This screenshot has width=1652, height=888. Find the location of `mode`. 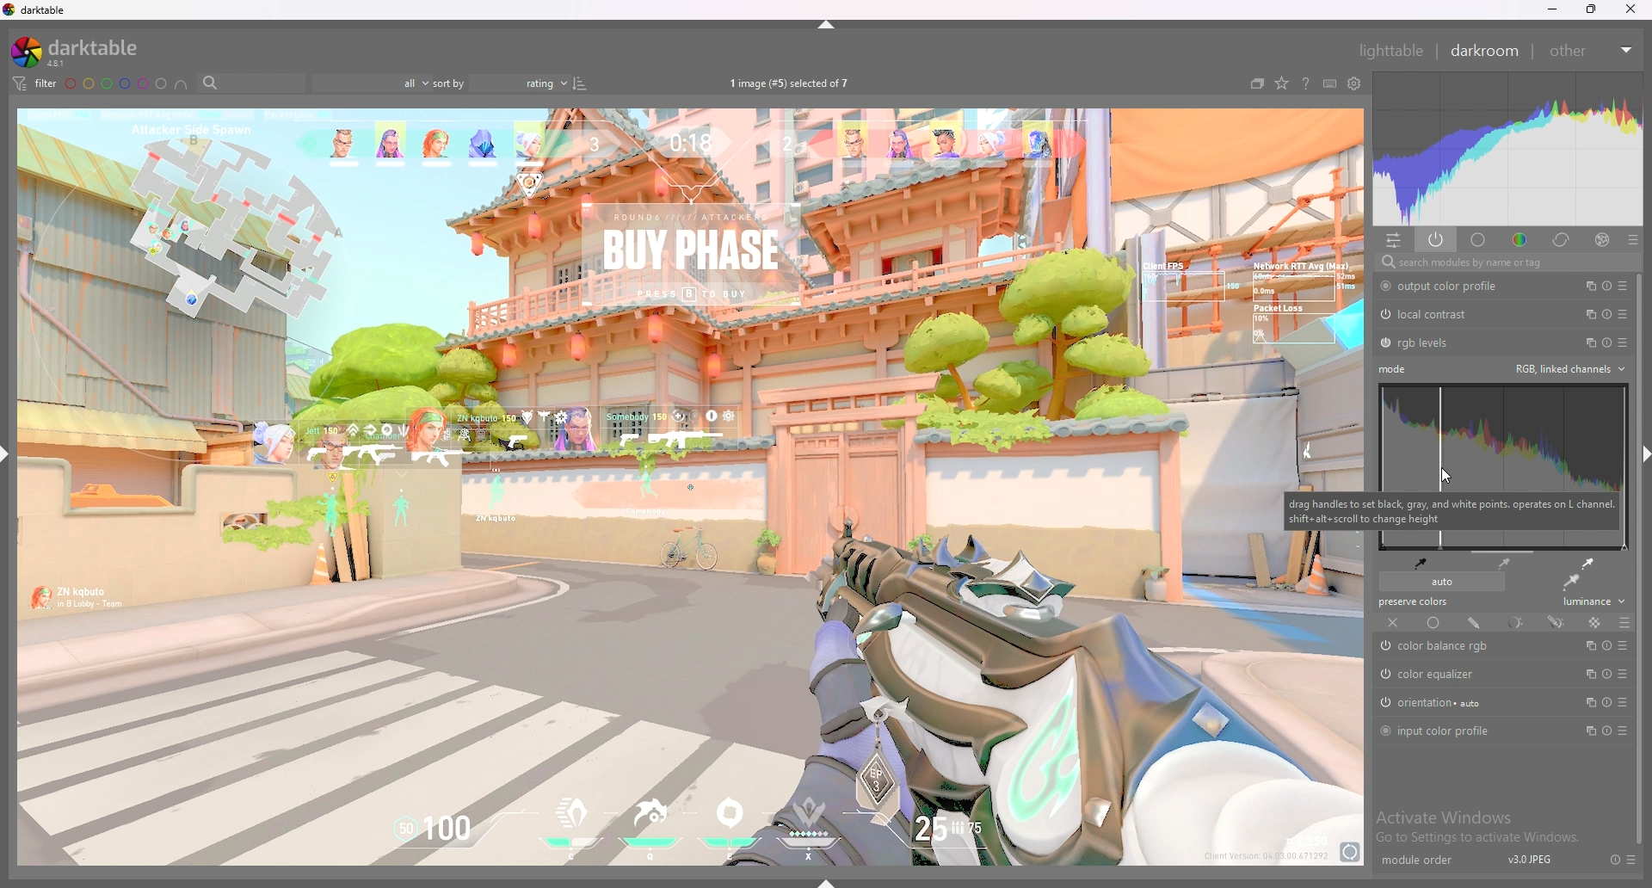

mode is located at coordinates (1395, 369).